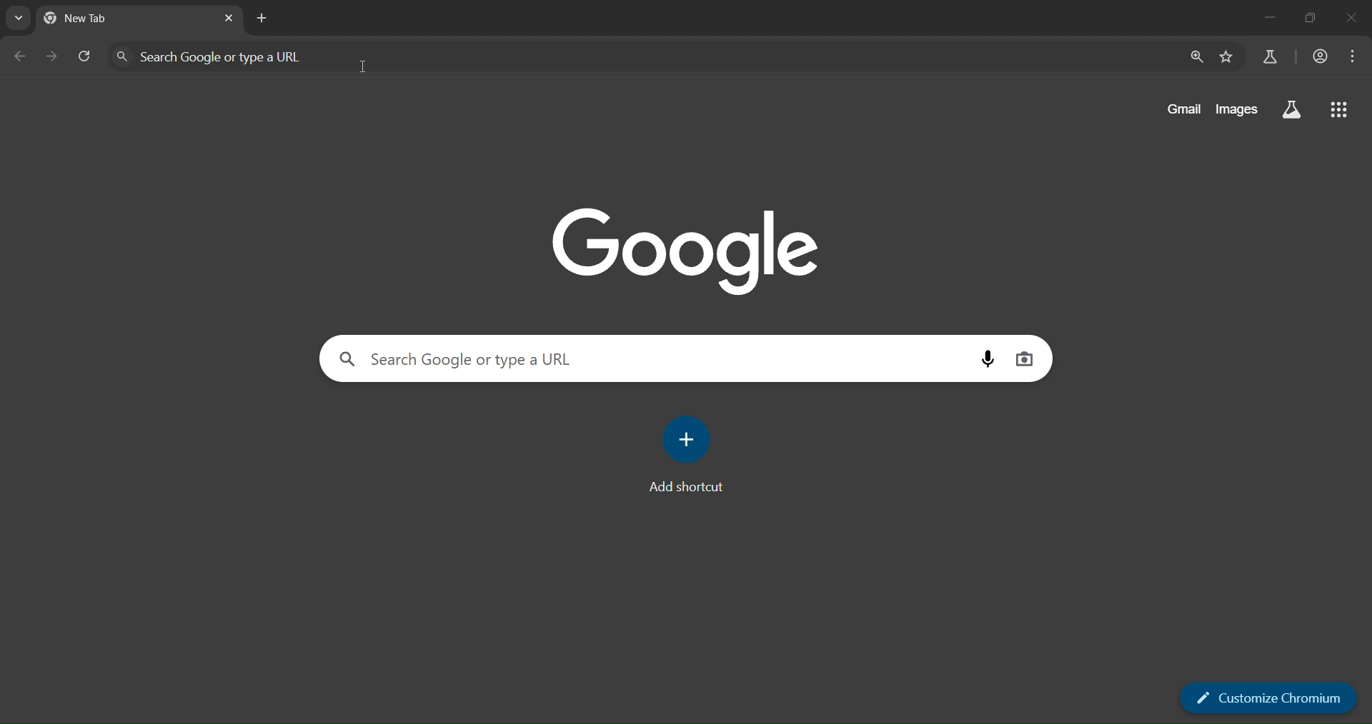 The width and height of the screenshot is (1372, 724). I want to click on minimize, so click(1268, 15).